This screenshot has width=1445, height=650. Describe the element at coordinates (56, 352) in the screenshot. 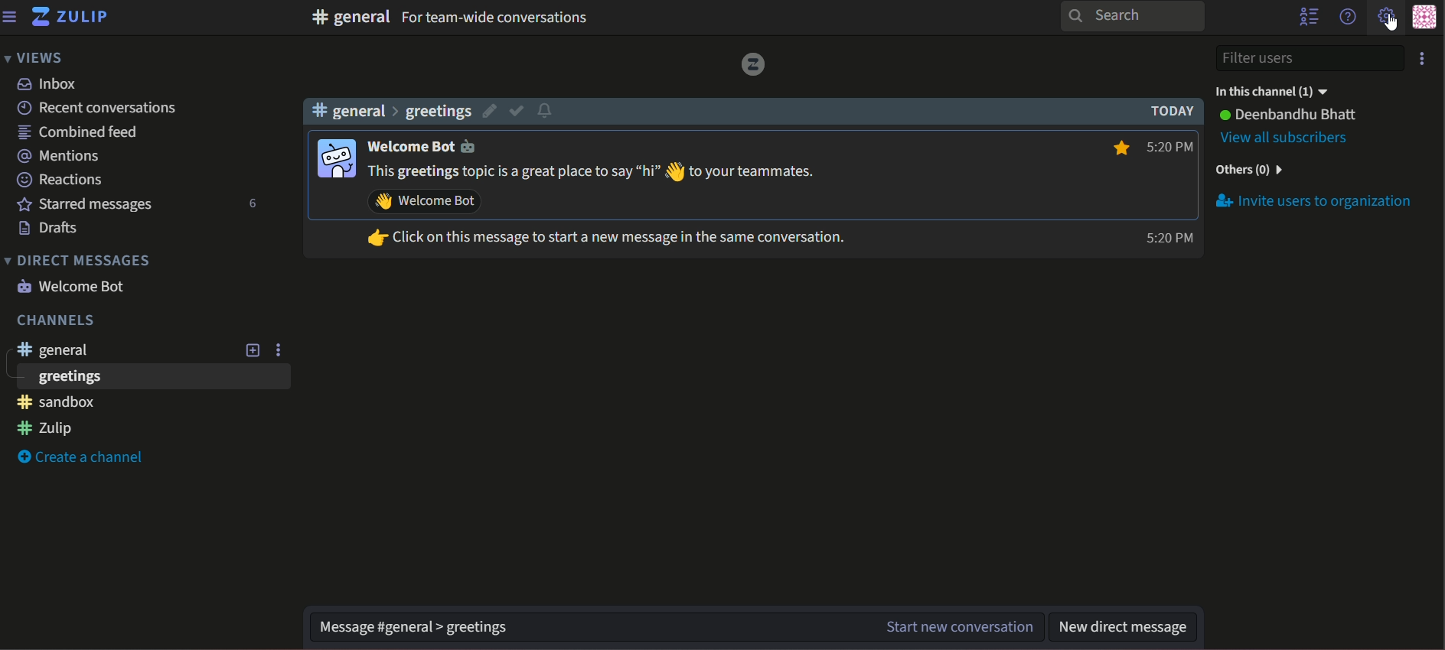

I see `general` at that location.